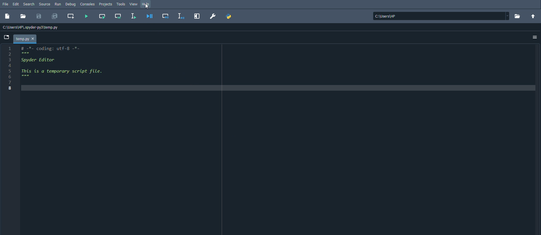  Describe the element at coordinates (102, 16) in the screenshot. I see `Run current cell` at that location.